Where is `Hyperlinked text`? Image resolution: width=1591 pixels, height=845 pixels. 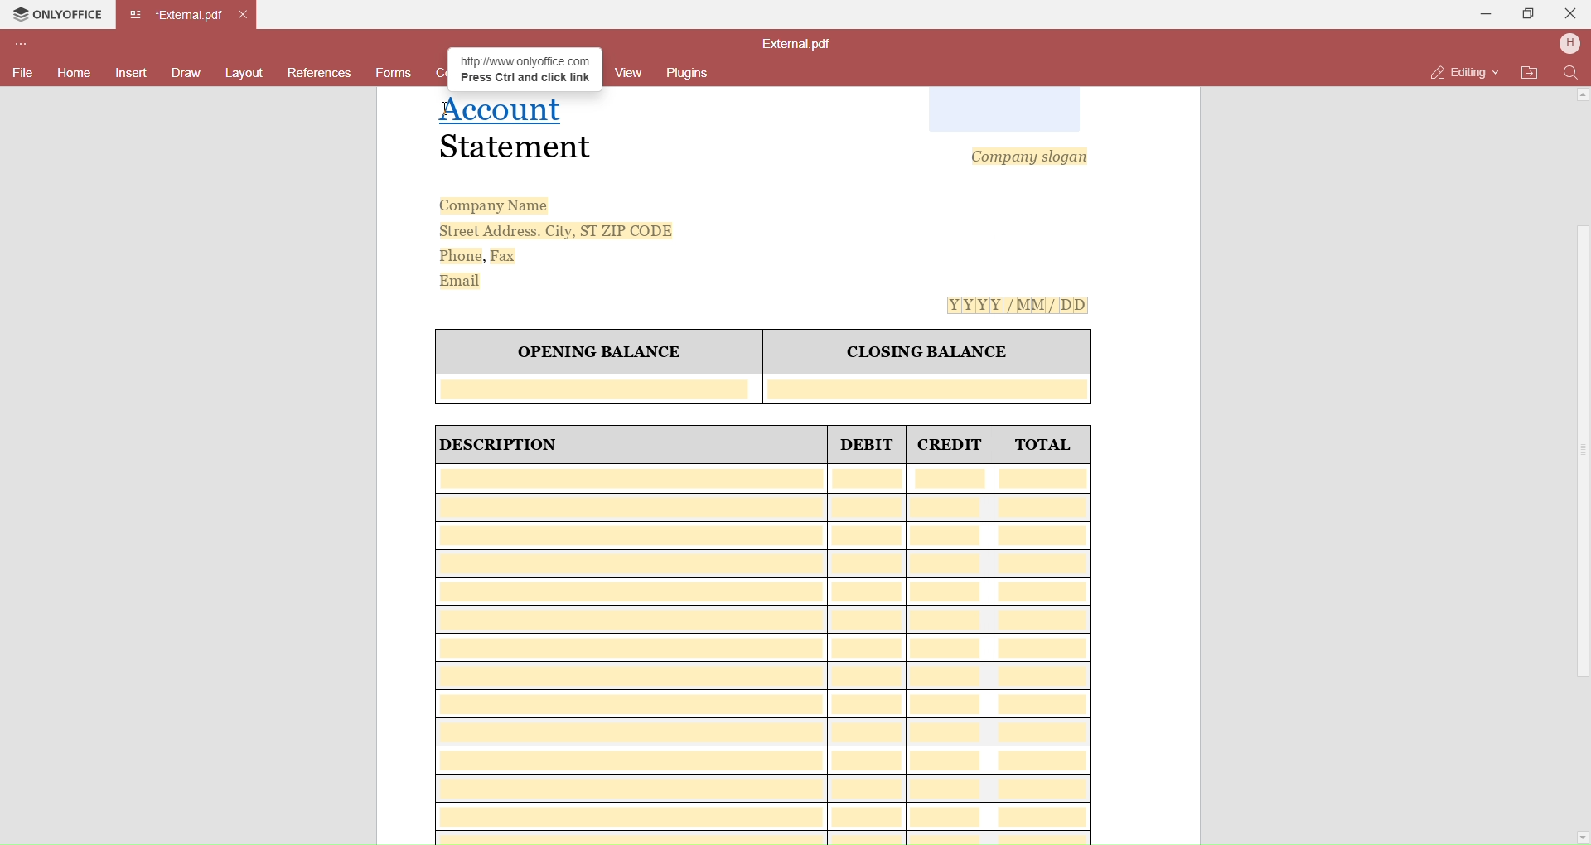 Hyperlinked text is located at coordinates (504, 110).